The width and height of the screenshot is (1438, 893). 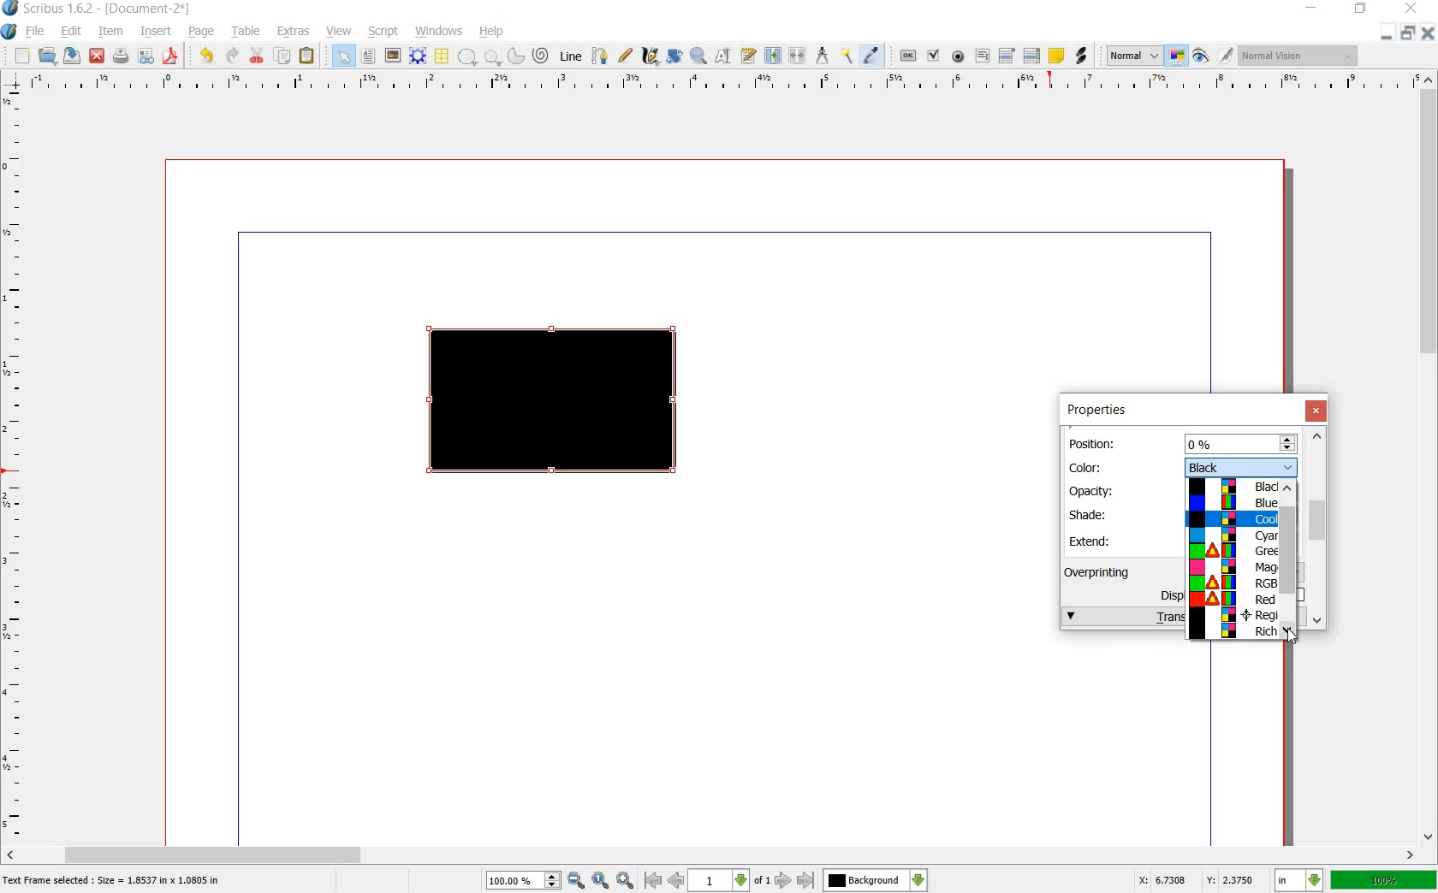 What do you see at coordinates (1387, 34) in the screenshot?
I see `minimize` at bounding box center [1387, 34].